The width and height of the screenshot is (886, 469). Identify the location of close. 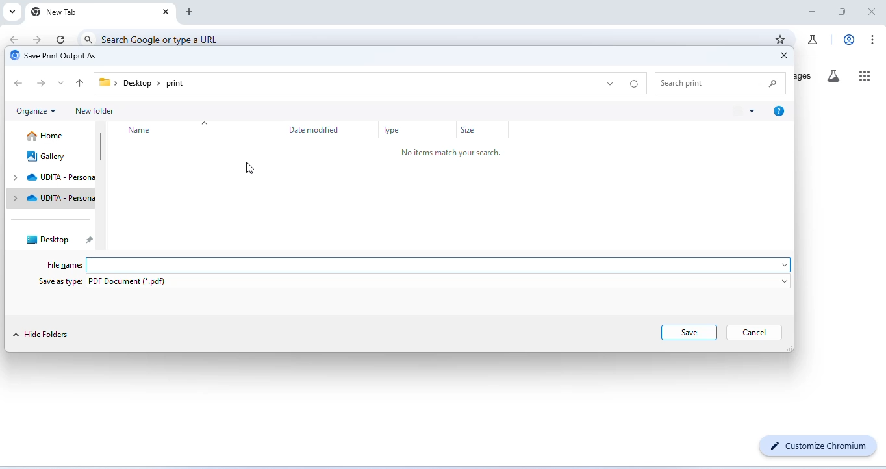
(871, 10).